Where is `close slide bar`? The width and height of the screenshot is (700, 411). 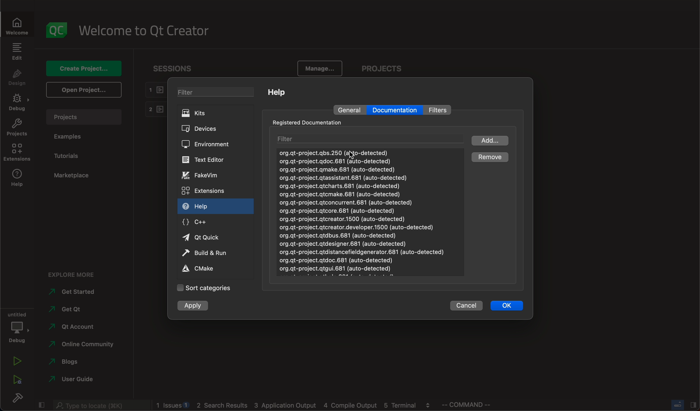
close slide bar is located at coordinates (681, 405).